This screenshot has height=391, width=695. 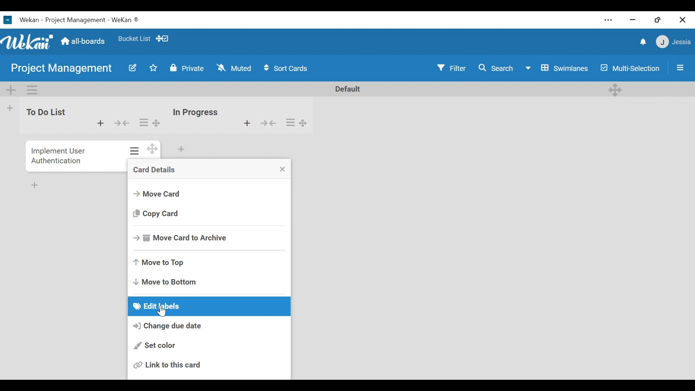 What do you see at coordinates (189, 68) in the screenshot?
I see `Private` at bounding box center [189, 68].